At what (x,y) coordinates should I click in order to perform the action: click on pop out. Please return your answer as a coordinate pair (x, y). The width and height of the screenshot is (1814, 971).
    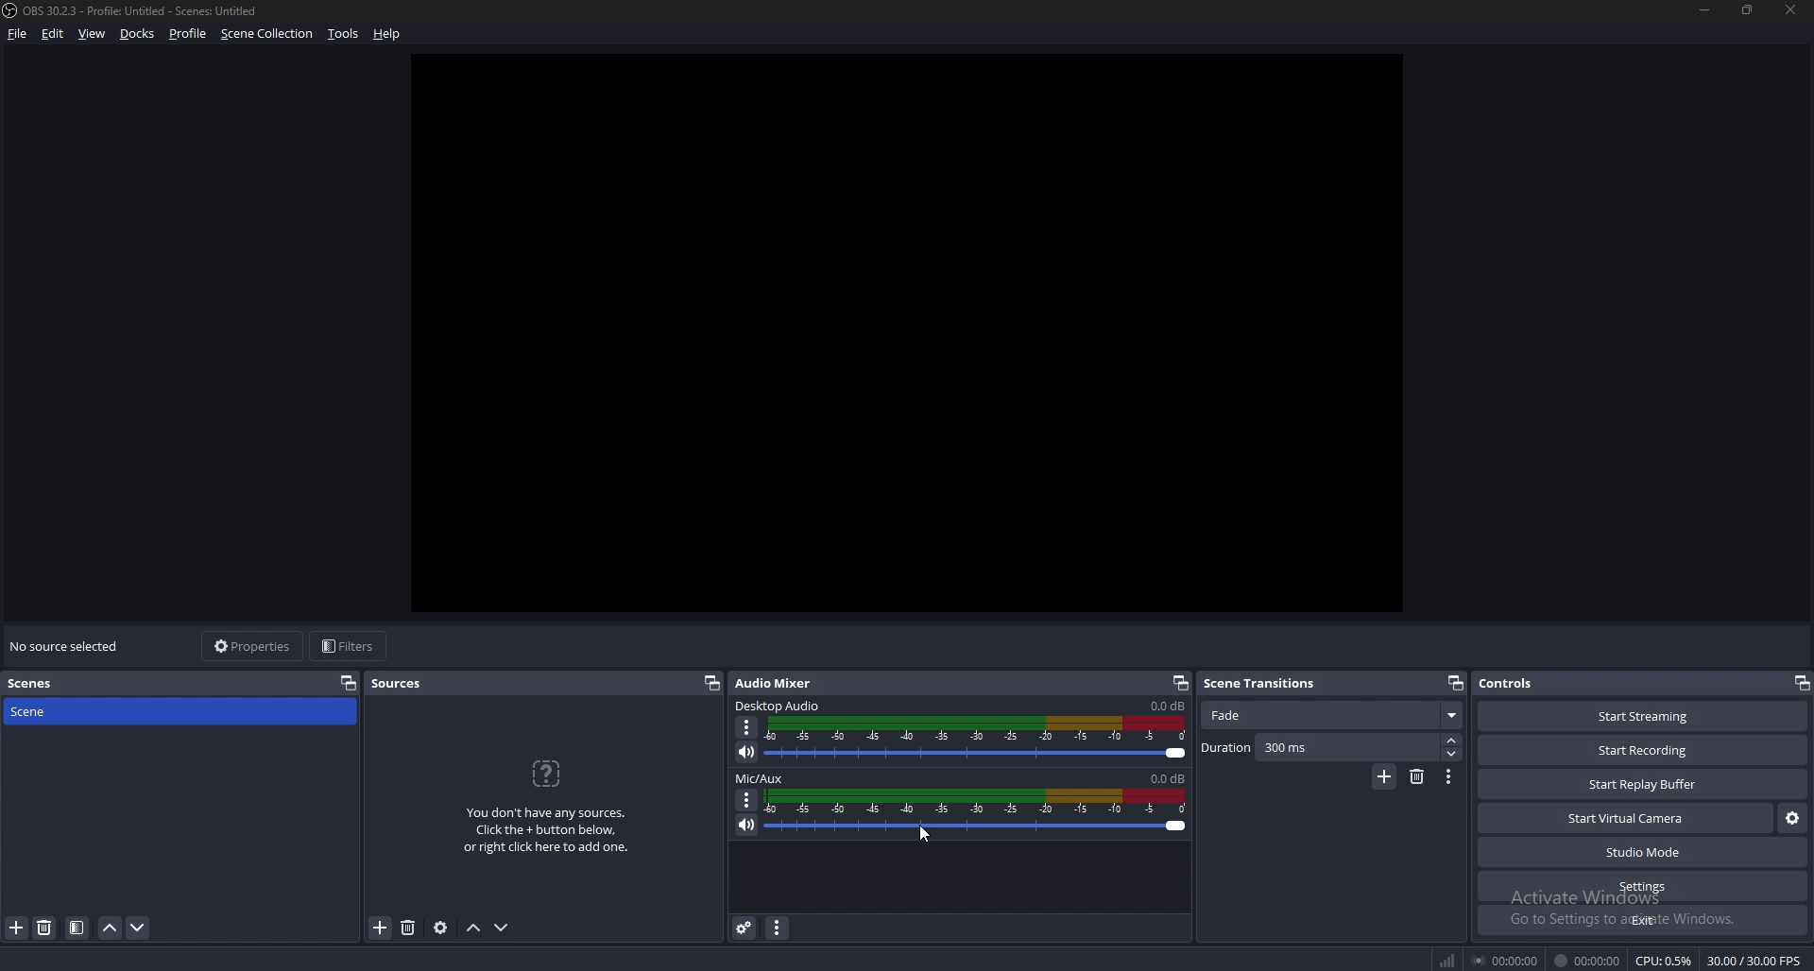
    Looking at the image, I should click on (348, 684).